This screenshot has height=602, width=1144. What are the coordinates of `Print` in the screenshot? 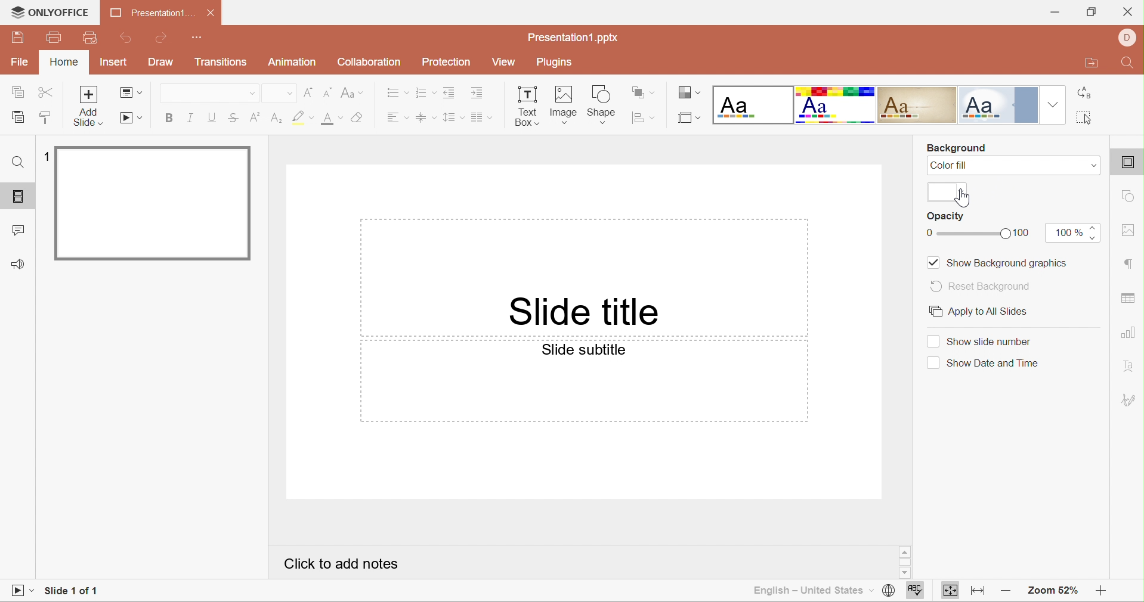 It's located at (52, 38).